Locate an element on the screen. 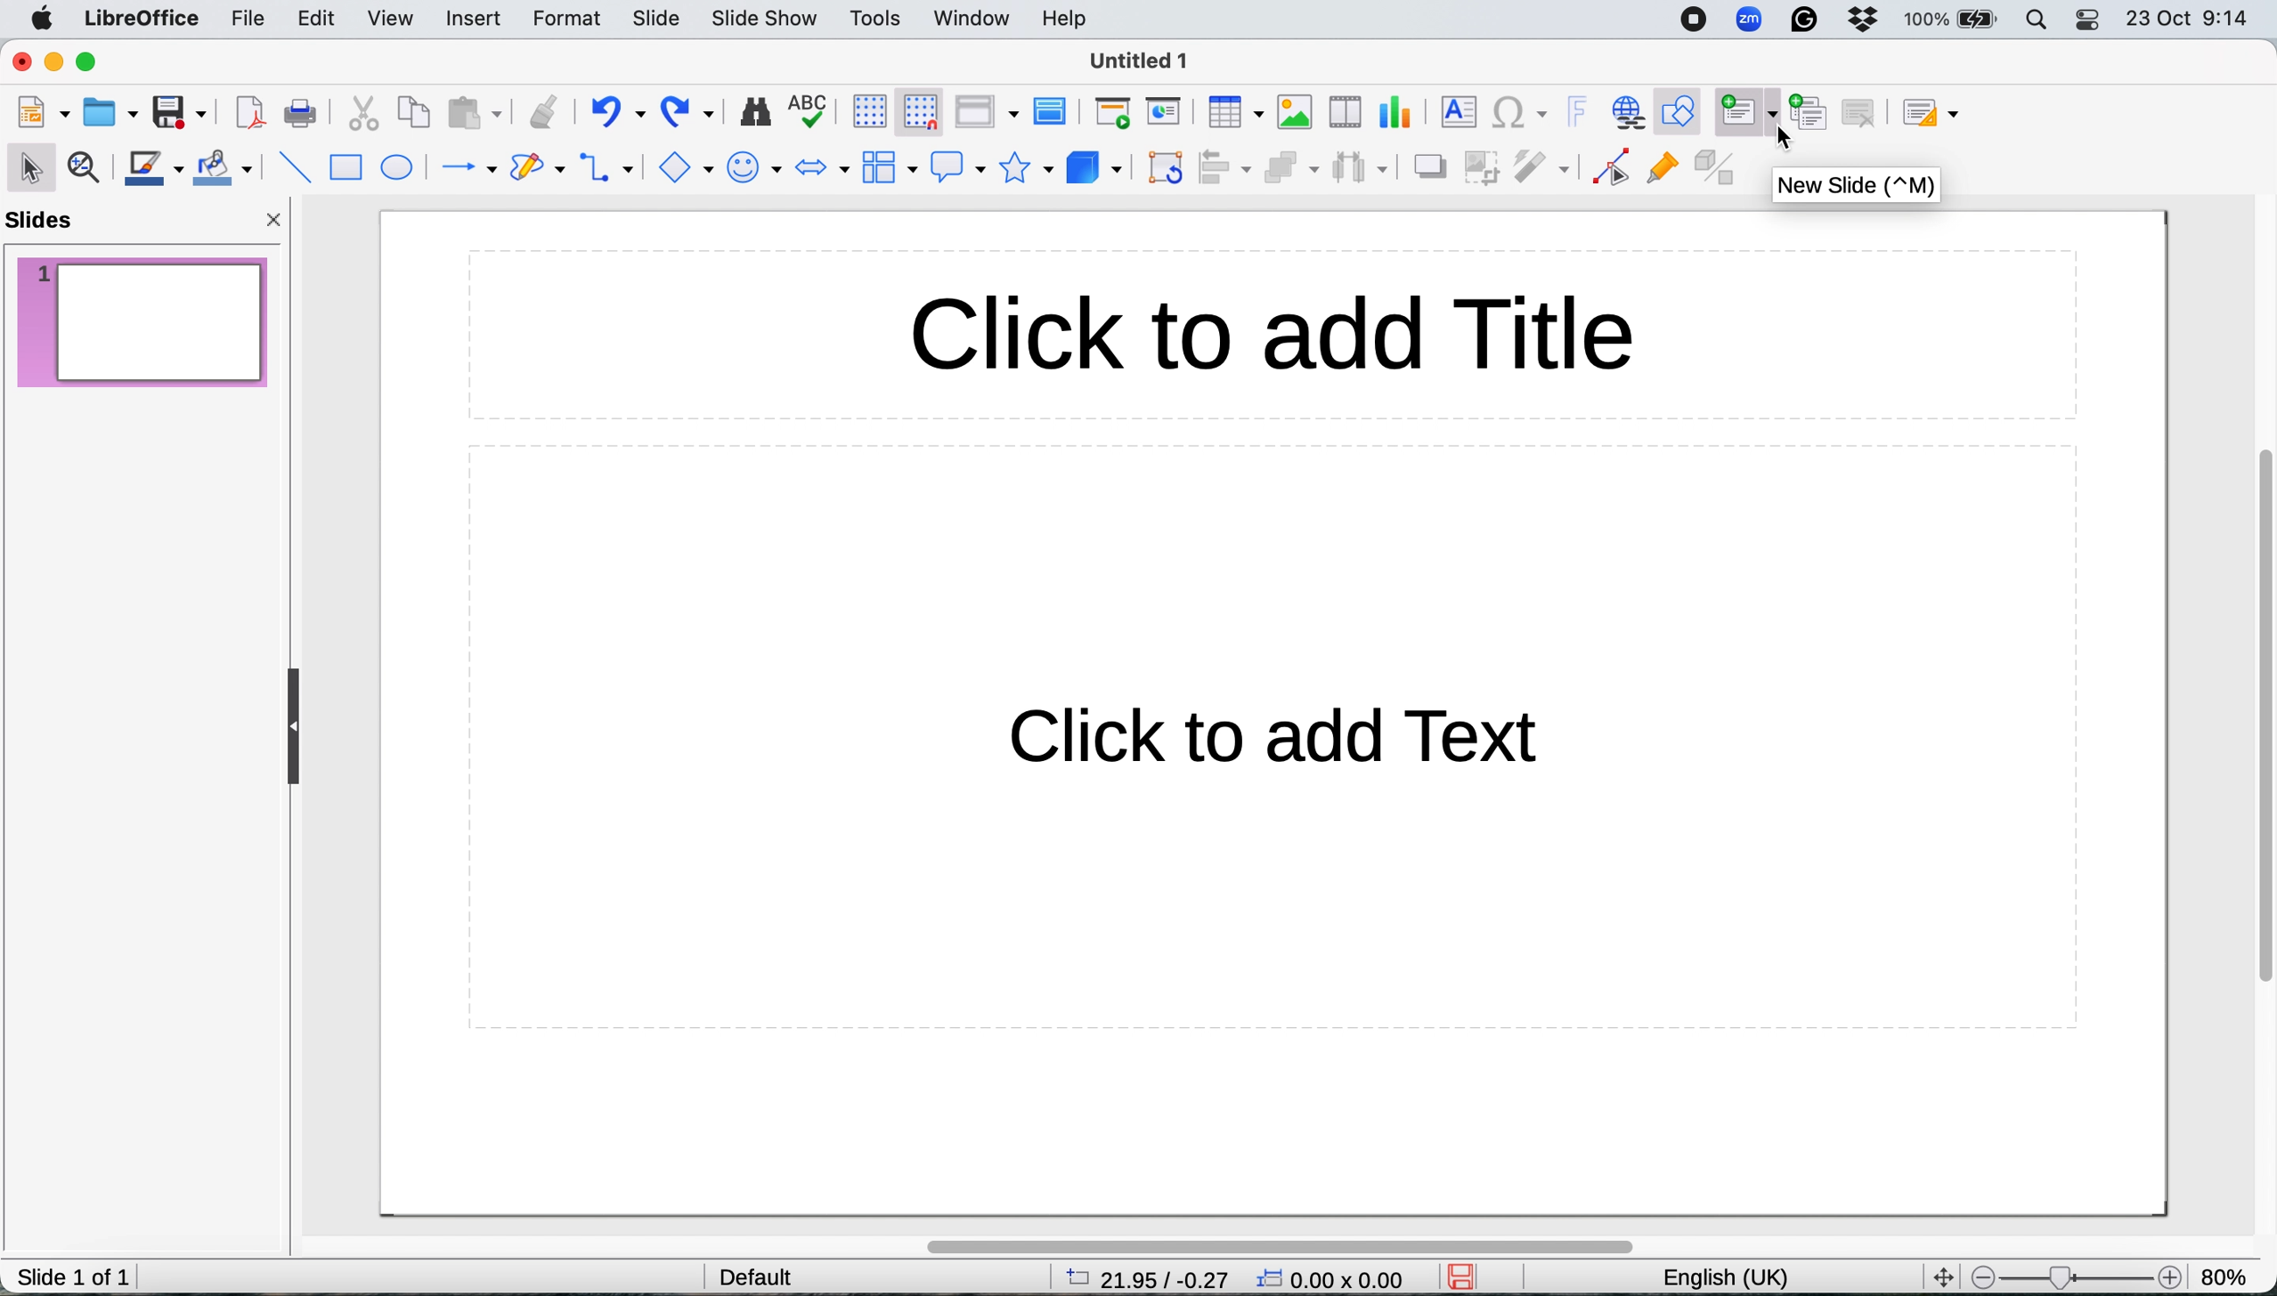  window is located at coordinates (972, 16).